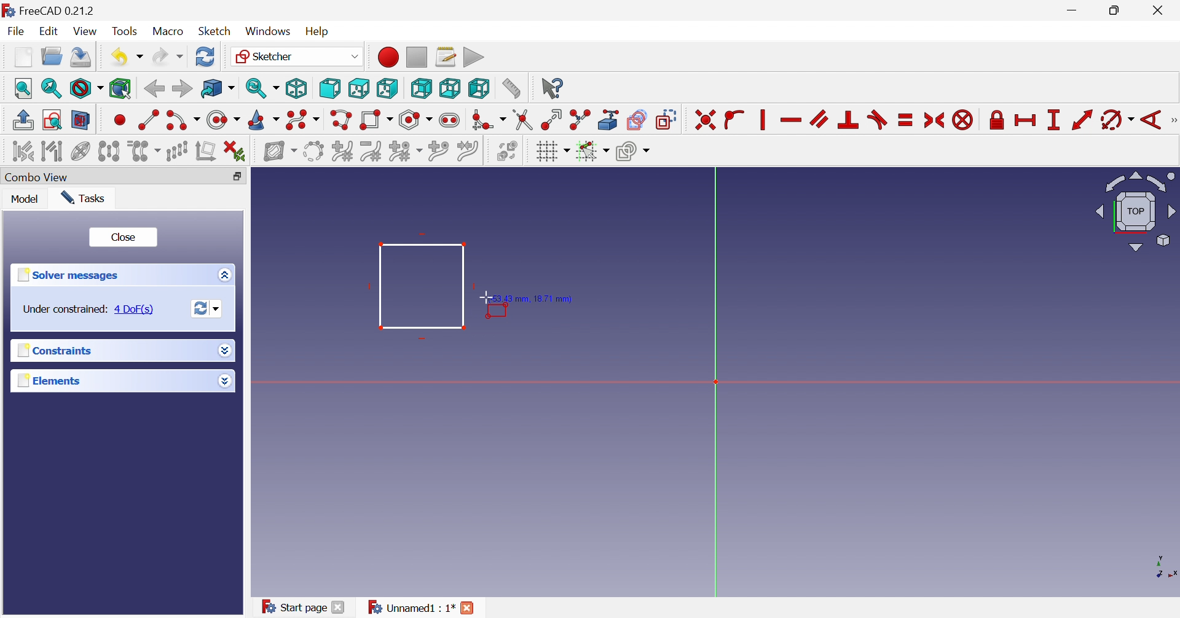 The image size is (1180, 618). What do you see at coordinates (22, 120) in the screenshot?
I see `Leave sketch` at bounding box center [22, 120].